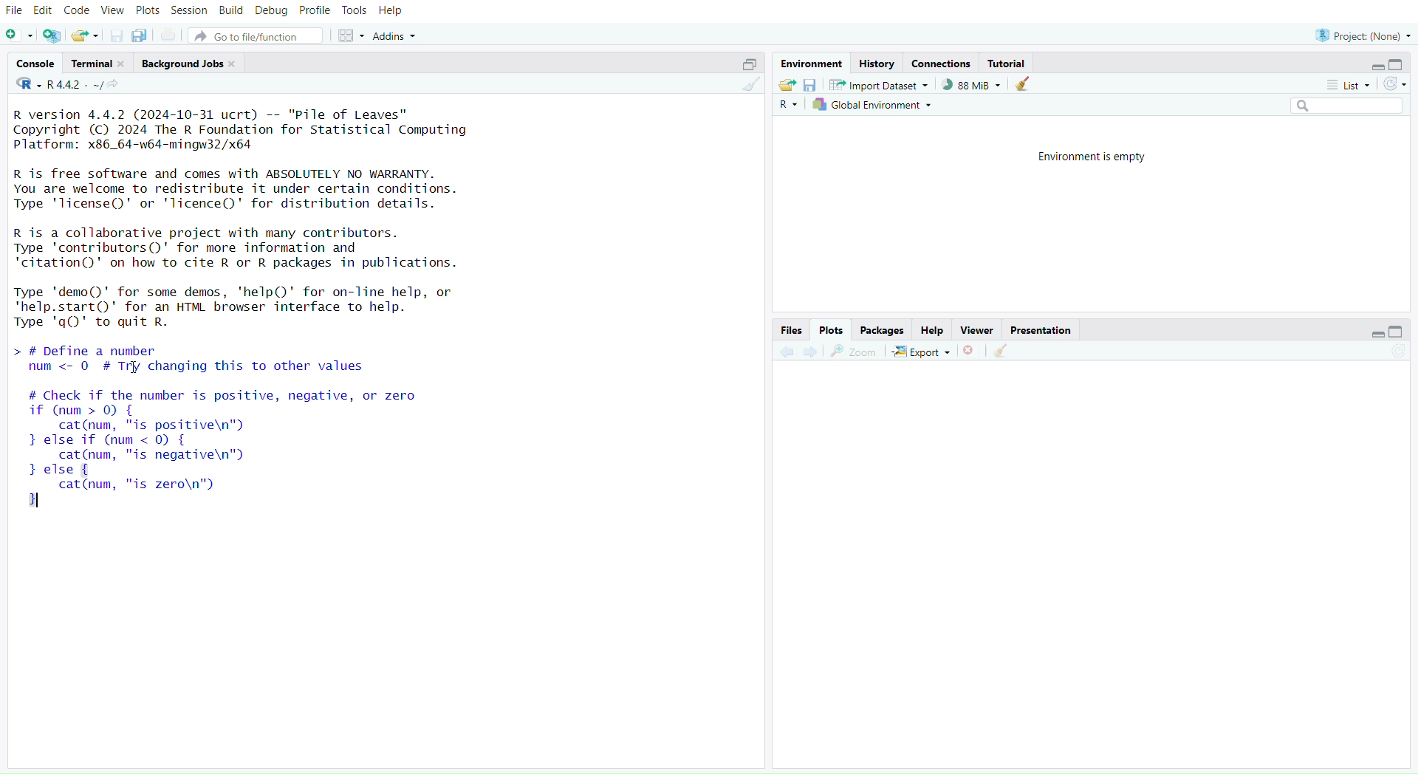  Describe the element at coordinates (191, 11) in the screenshot. I see `session` at that location.